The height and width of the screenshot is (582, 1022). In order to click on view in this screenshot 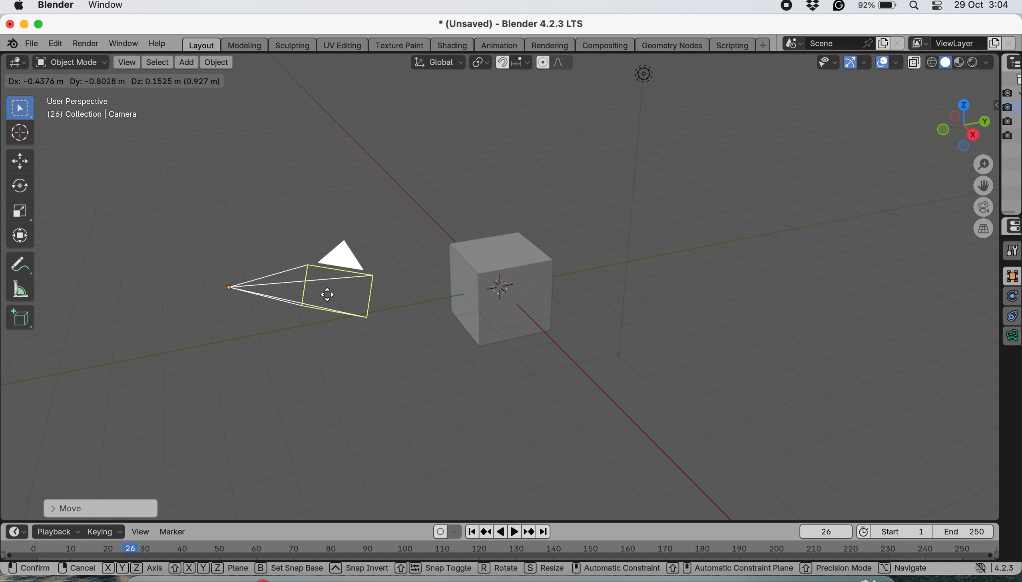, I will do `click(126, 62)`.